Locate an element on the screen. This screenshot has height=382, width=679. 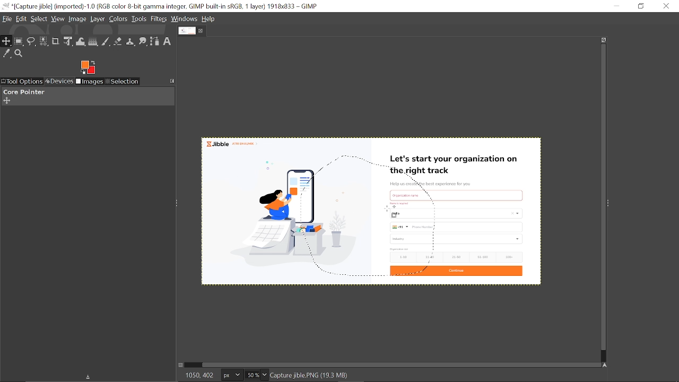
Horizontal scrollbar is located at coordinates (402, 364).